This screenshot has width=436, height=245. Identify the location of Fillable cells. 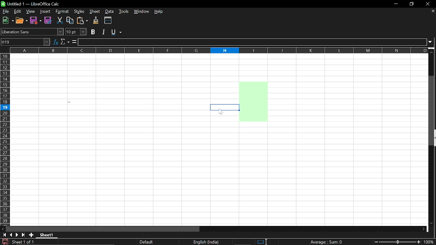
(110, 107).